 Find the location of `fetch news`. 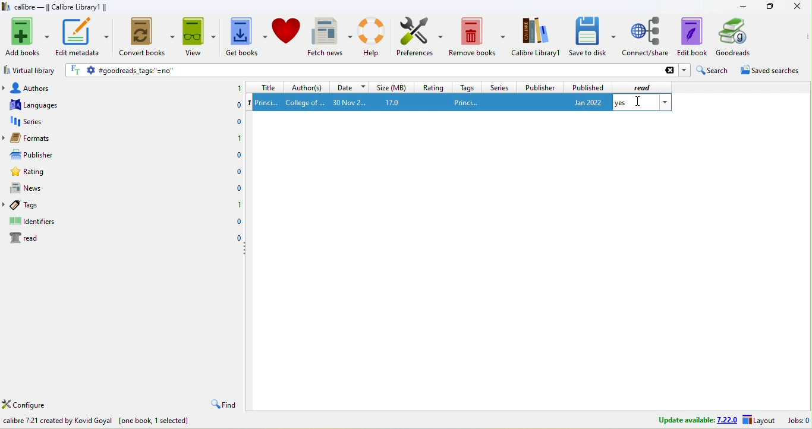

fetch news is located at coordinates (330, 36).